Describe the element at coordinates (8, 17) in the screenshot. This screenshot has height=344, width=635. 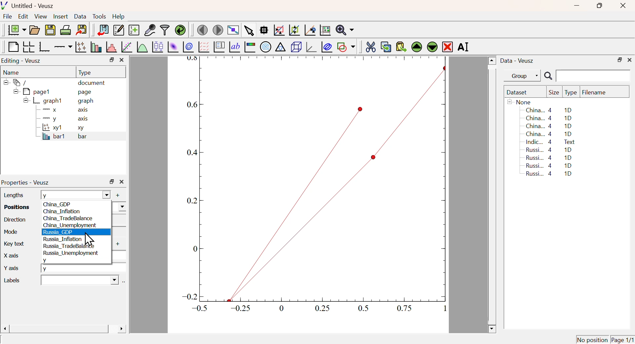
I see `File` at that location.